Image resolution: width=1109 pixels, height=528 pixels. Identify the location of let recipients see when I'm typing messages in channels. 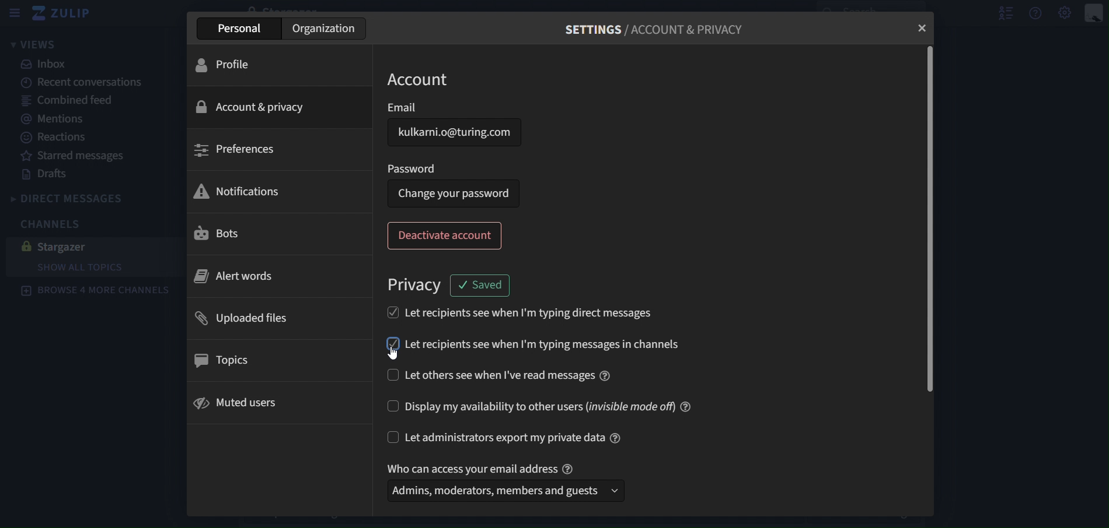
(532, 344).